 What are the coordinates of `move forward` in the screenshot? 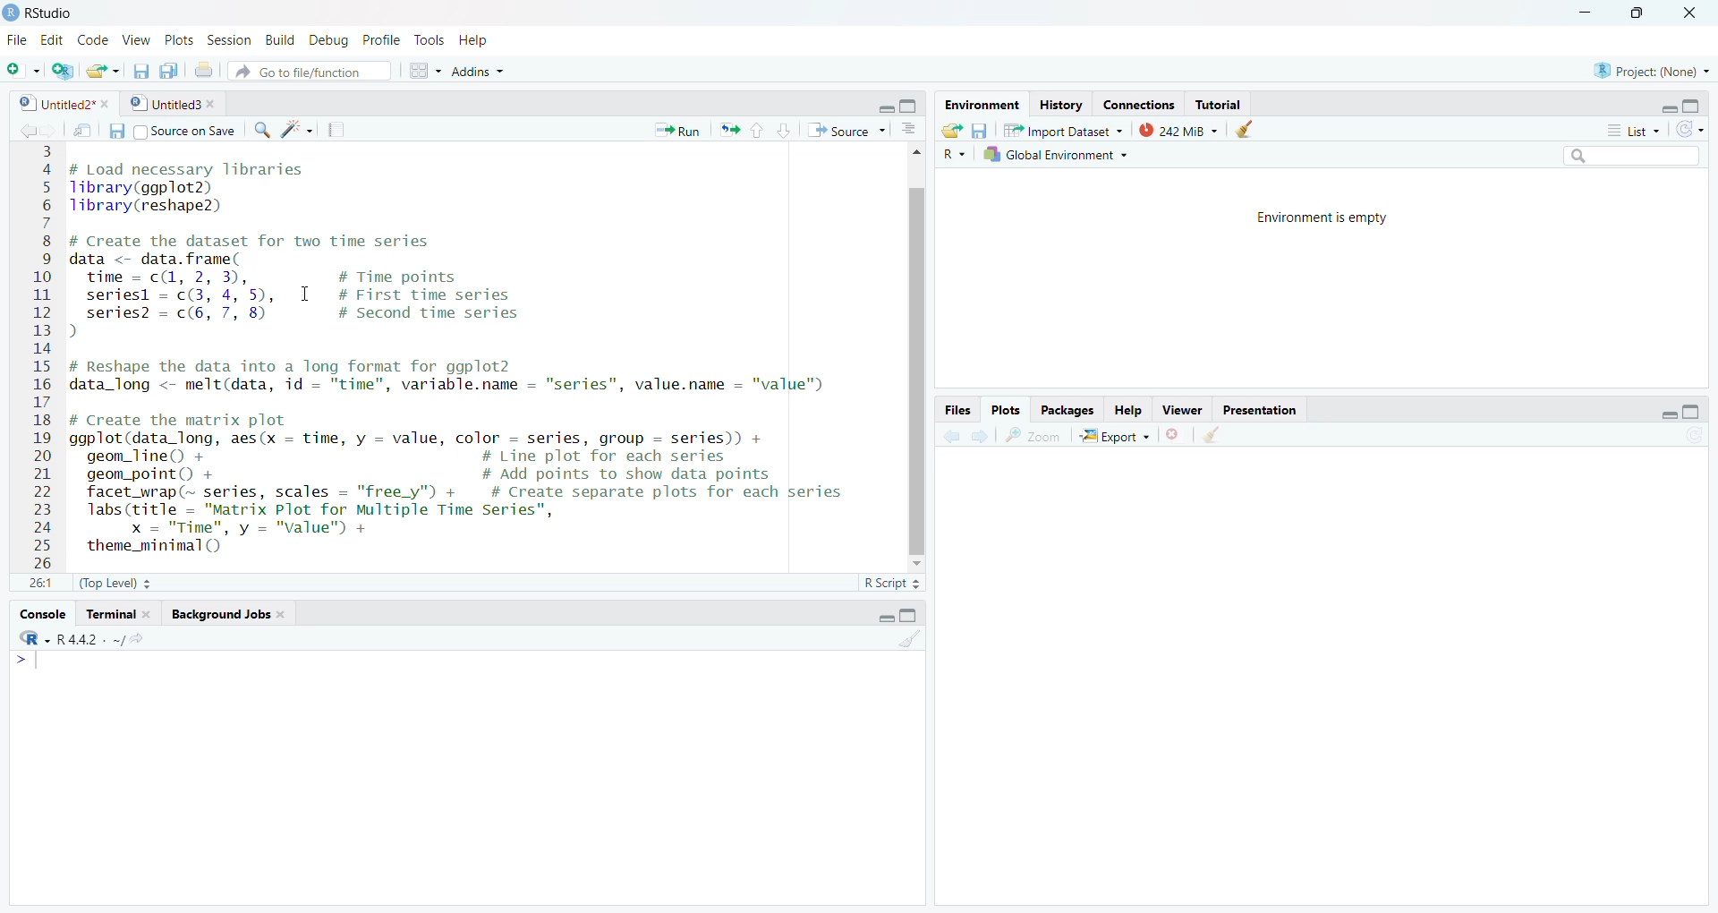 It's located at (51, 129).